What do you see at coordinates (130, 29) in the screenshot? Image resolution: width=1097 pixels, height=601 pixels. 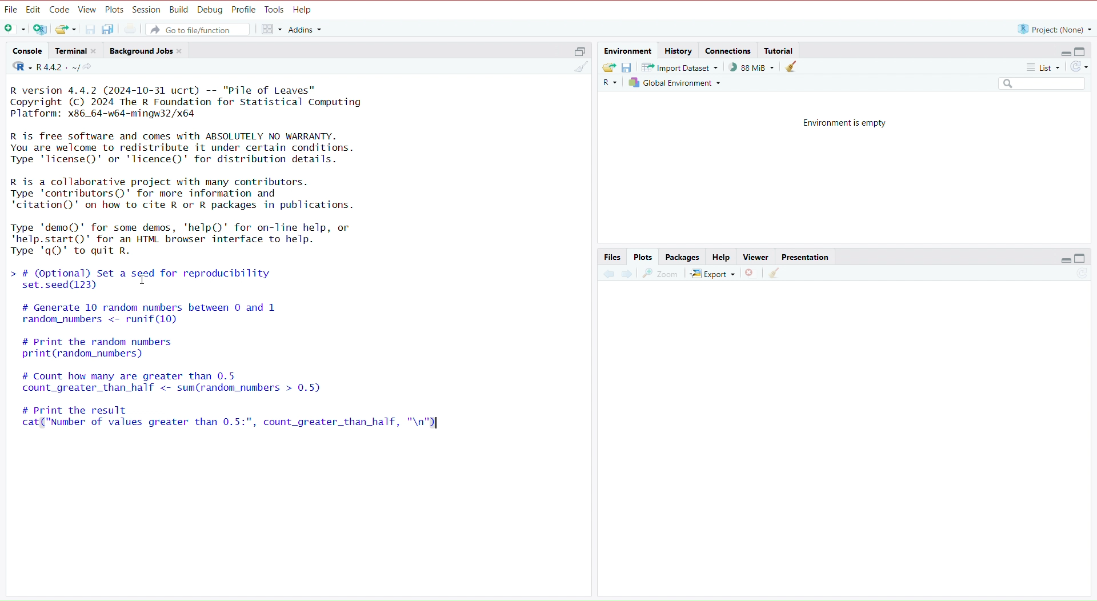 I see `Print` at bounding box center [130, 29].